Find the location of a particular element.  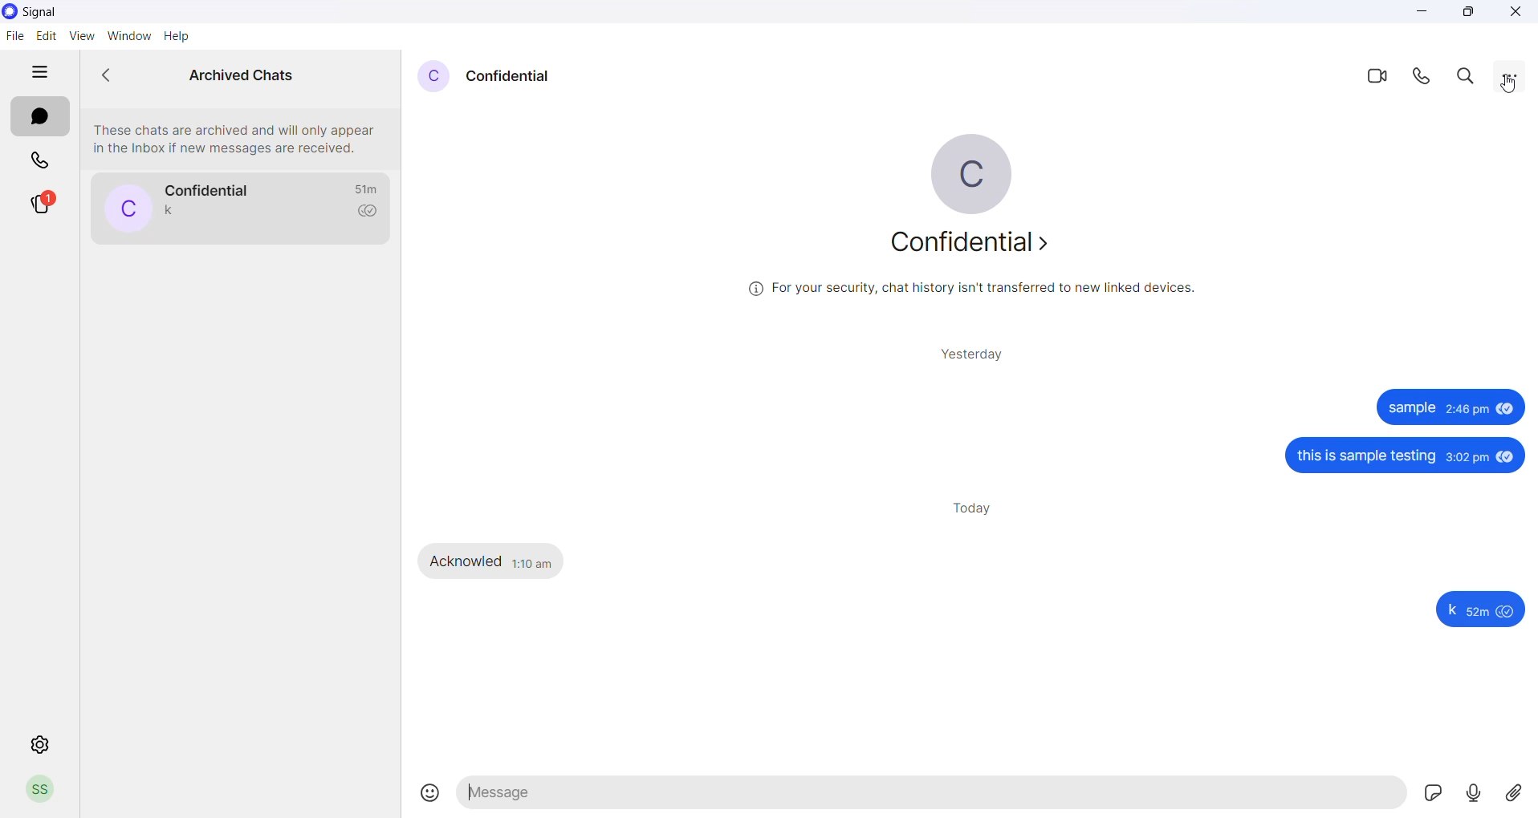

1:10 am is located at coordinates (535, 563).